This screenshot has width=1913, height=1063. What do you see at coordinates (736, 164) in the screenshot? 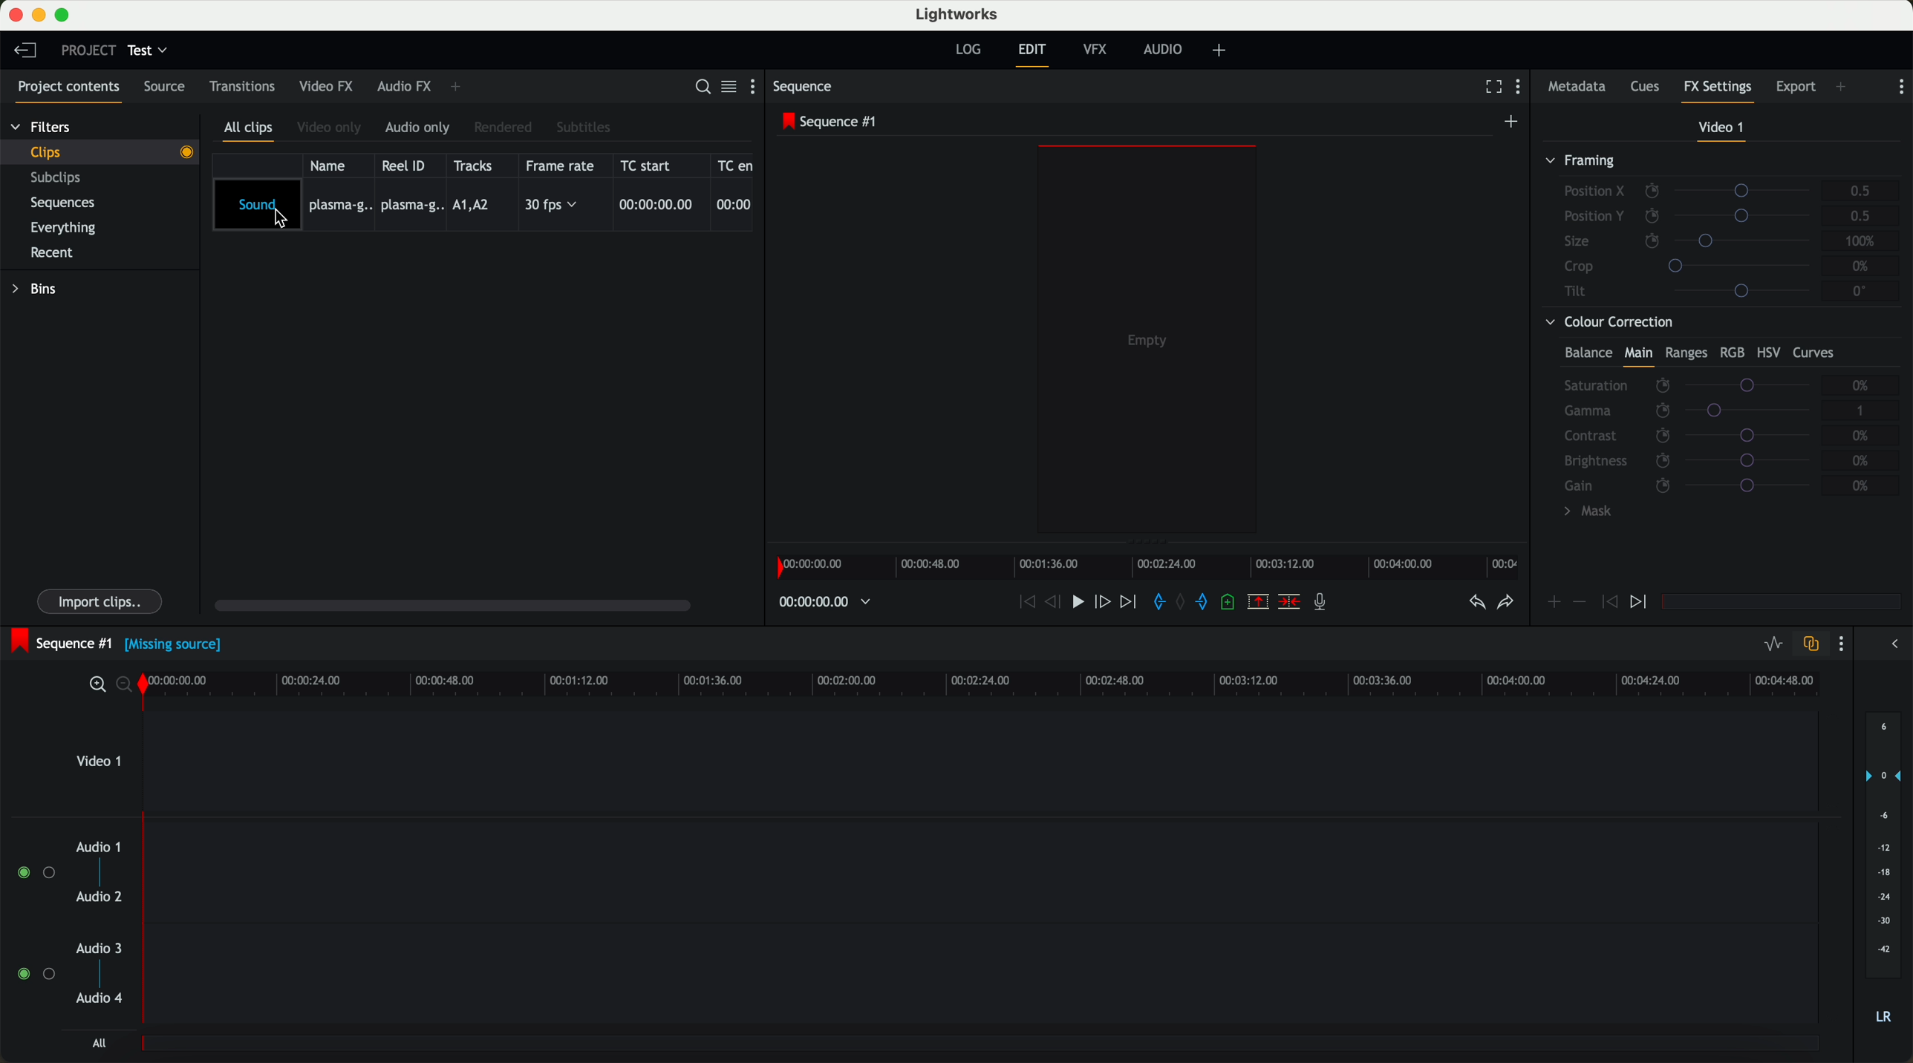
I see `TC en` at bounding box center [736, 164].